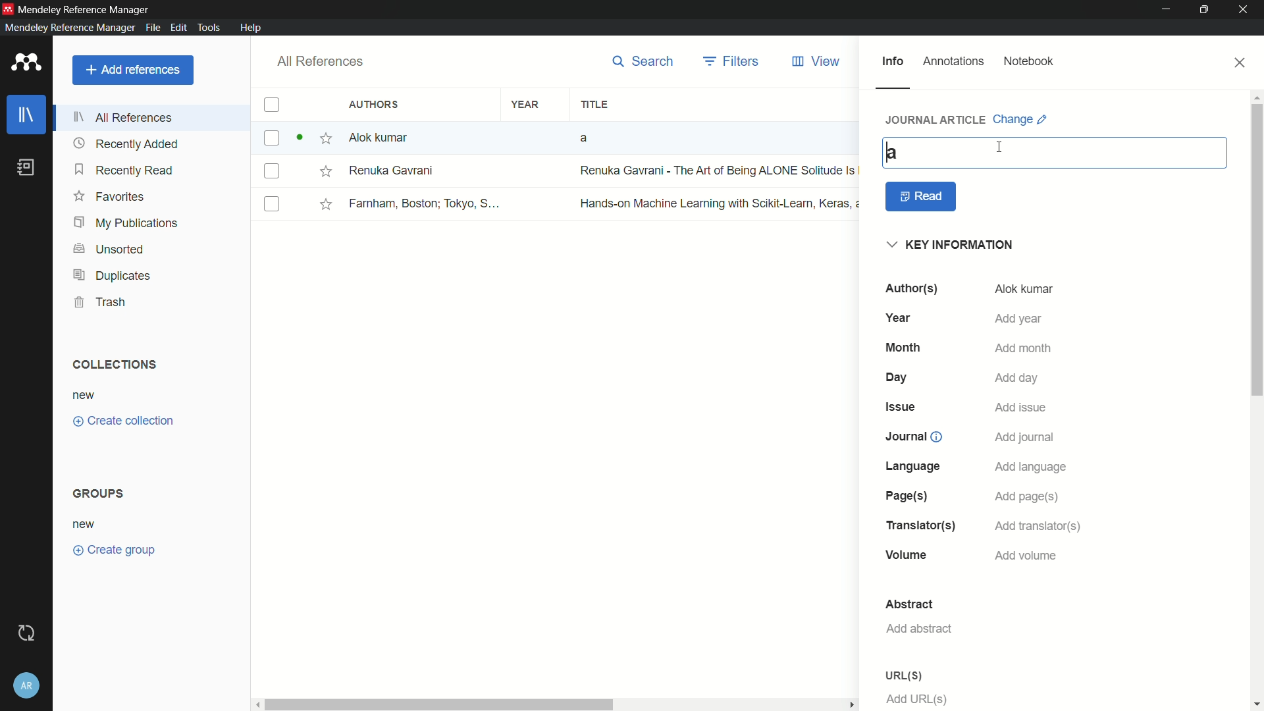 This screenshot has height=711, width=1264. I want to click on help menu, so click(250, 28).